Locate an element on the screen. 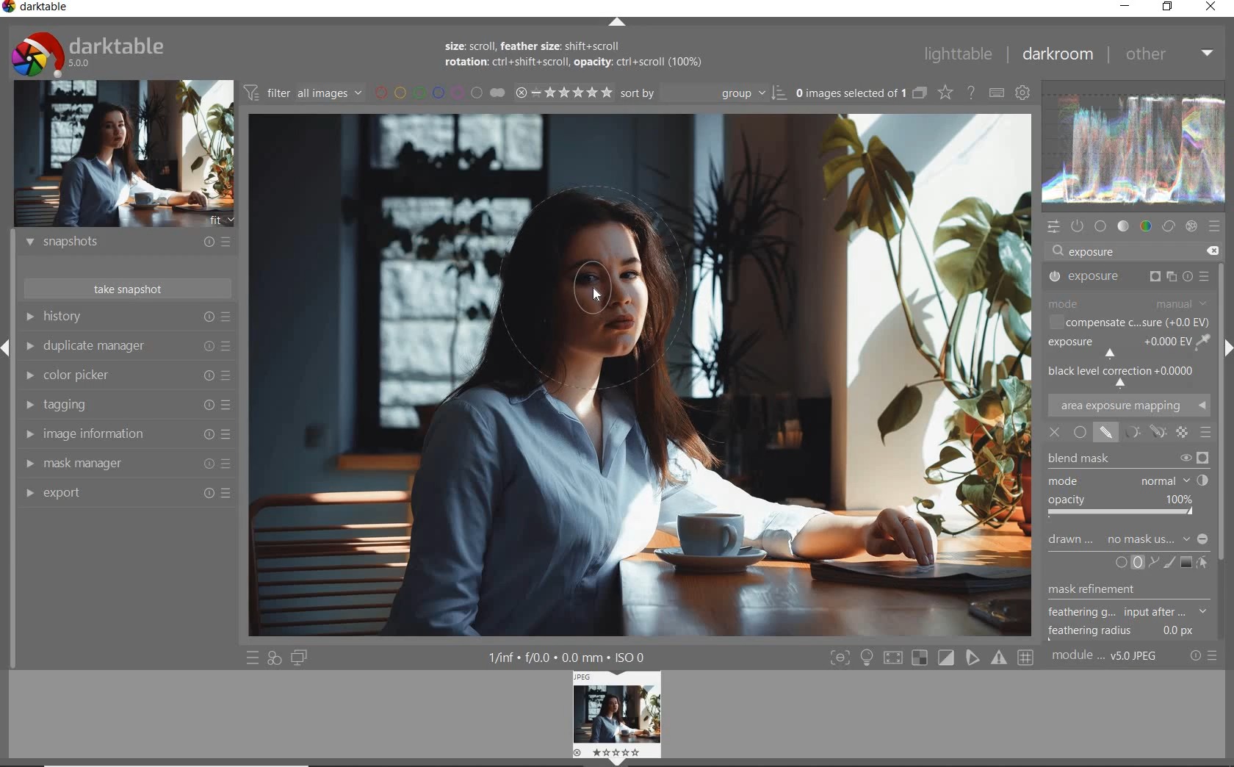 This screenshot has width=1234, height=767. ADD BRUSH is located at coordinates (1168, 563).